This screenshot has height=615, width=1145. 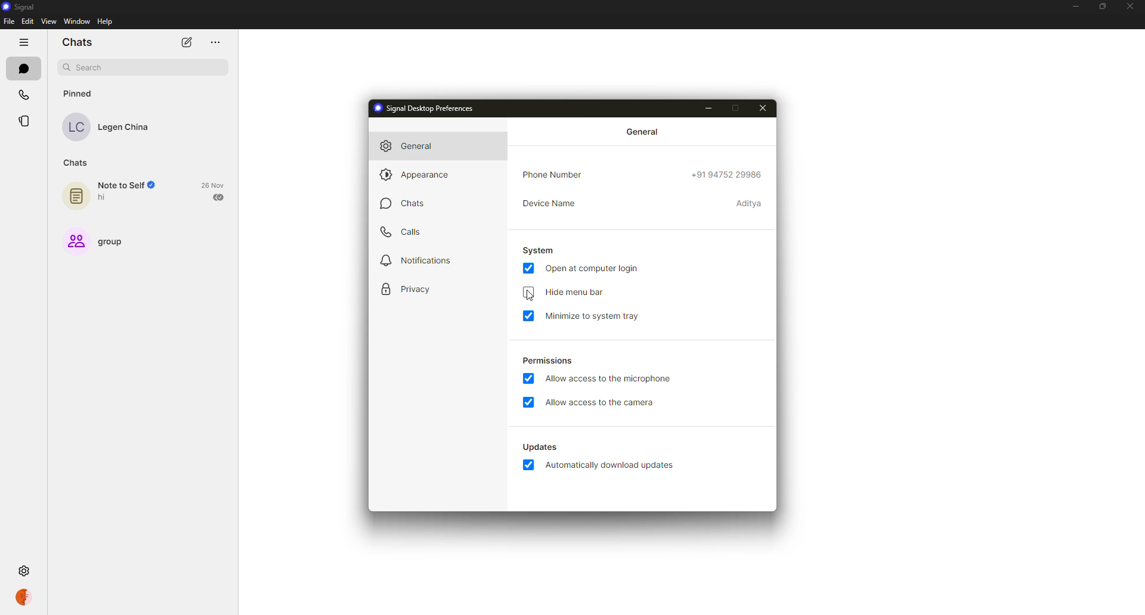 I want to click on pinned, so click(x=75, y=93).